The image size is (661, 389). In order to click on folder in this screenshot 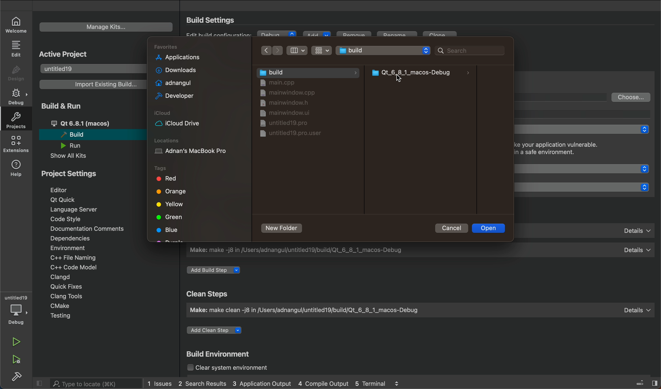, I will do `click(307, 72)`.